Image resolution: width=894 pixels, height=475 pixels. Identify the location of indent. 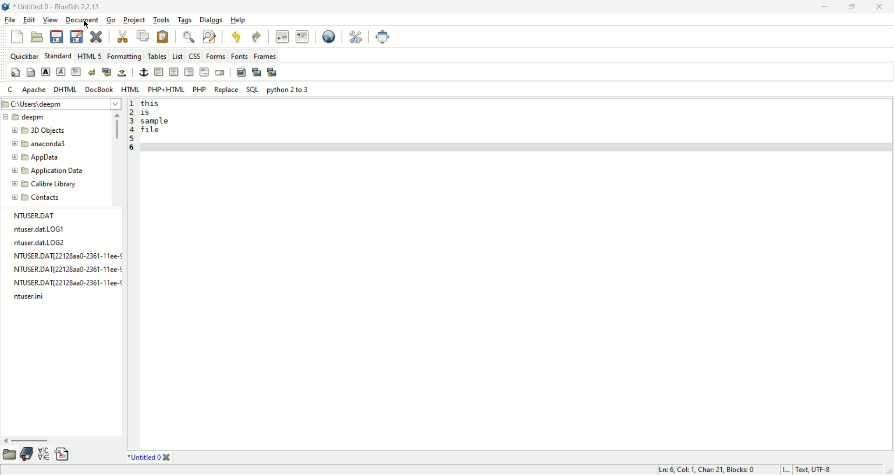
(302, 37).